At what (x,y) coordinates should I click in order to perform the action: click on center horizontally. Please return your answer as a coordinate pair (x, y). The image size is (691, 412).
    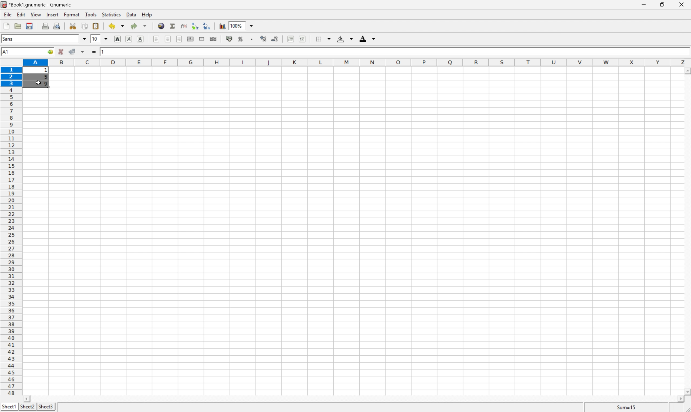
    Looking at the image, I should click on (191, 38).